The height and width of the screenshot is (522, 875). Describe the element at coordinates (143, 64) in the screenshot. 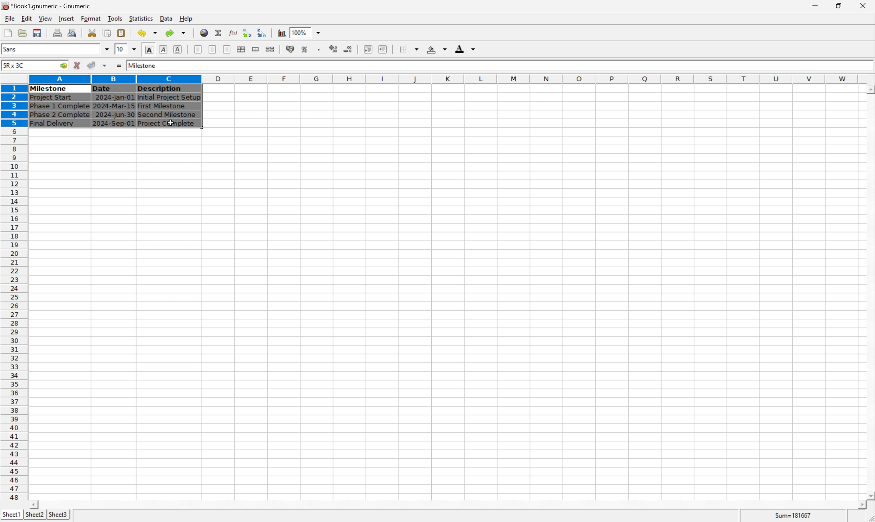

I see `Milestone` at that location.